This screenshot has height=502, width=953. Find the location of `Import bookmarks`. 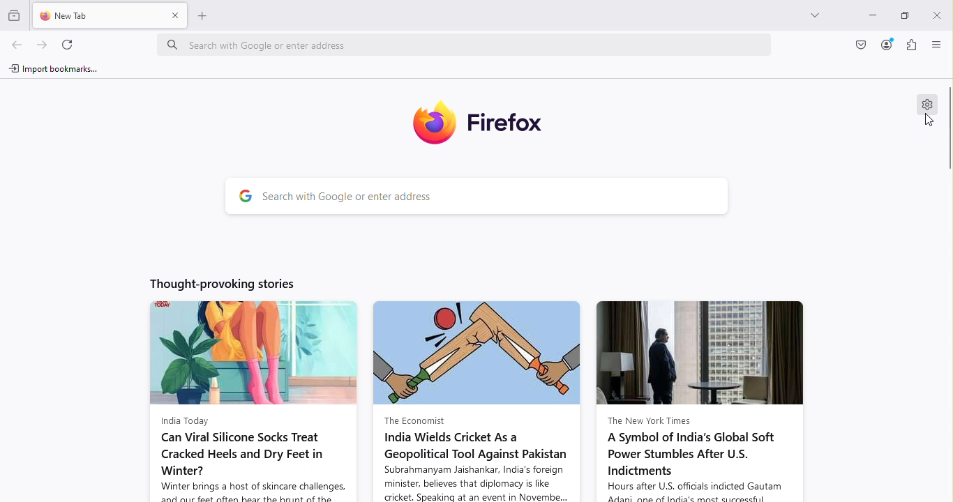

Import bookmarks is located at coordinates (59, 69).